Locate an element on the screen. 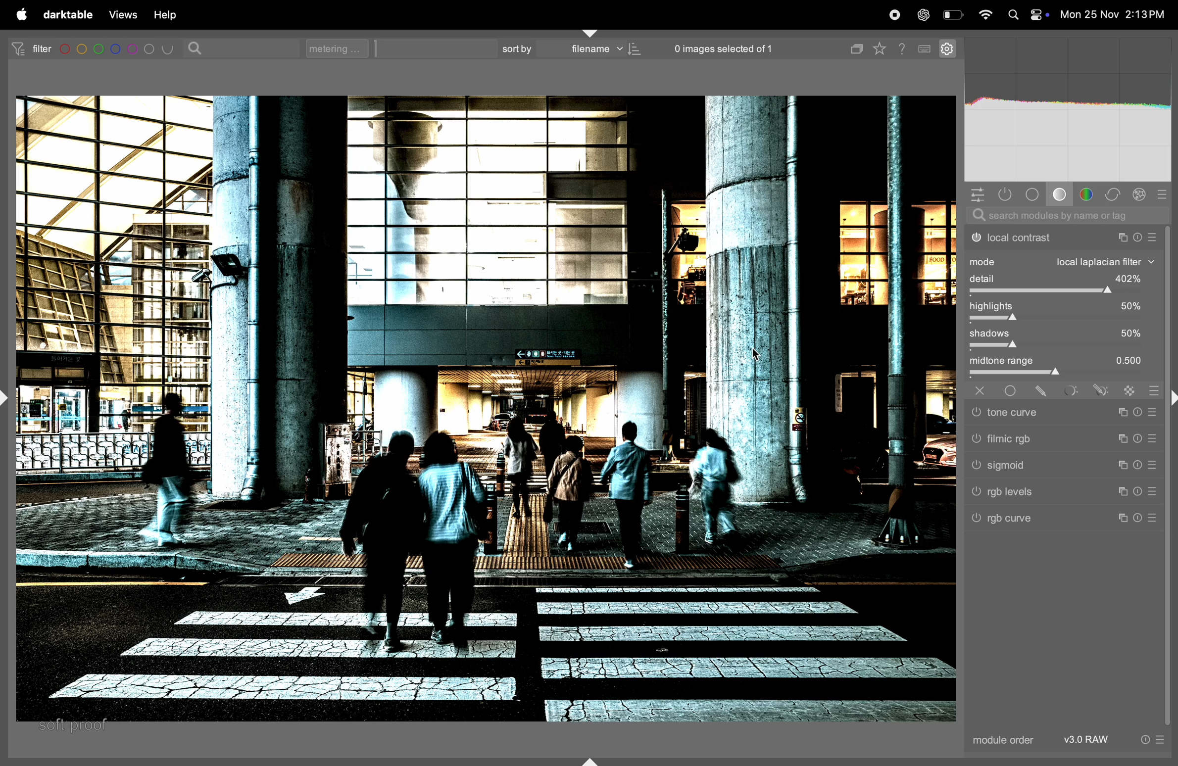  views is located at coordinates (121, 15).